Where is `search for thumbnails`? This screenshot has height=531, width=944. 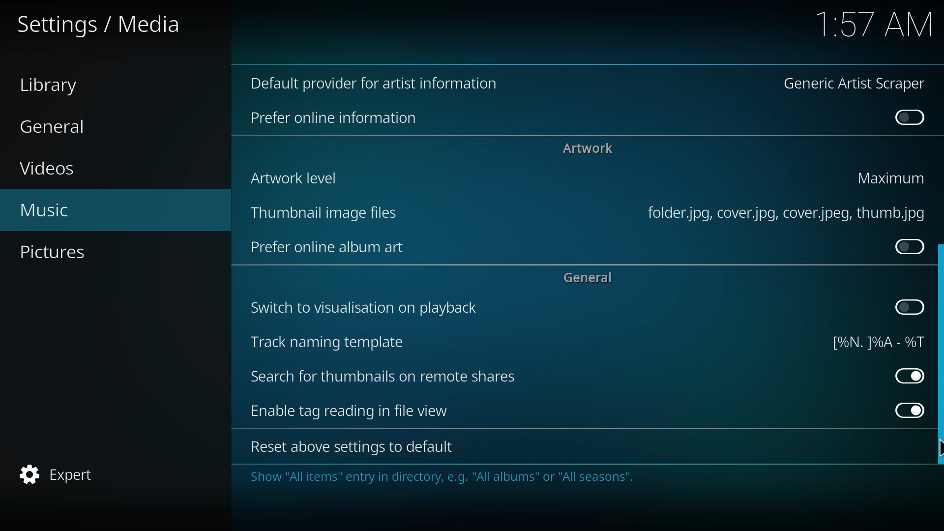
search for thumbnails is located at coordinates (382, 378).